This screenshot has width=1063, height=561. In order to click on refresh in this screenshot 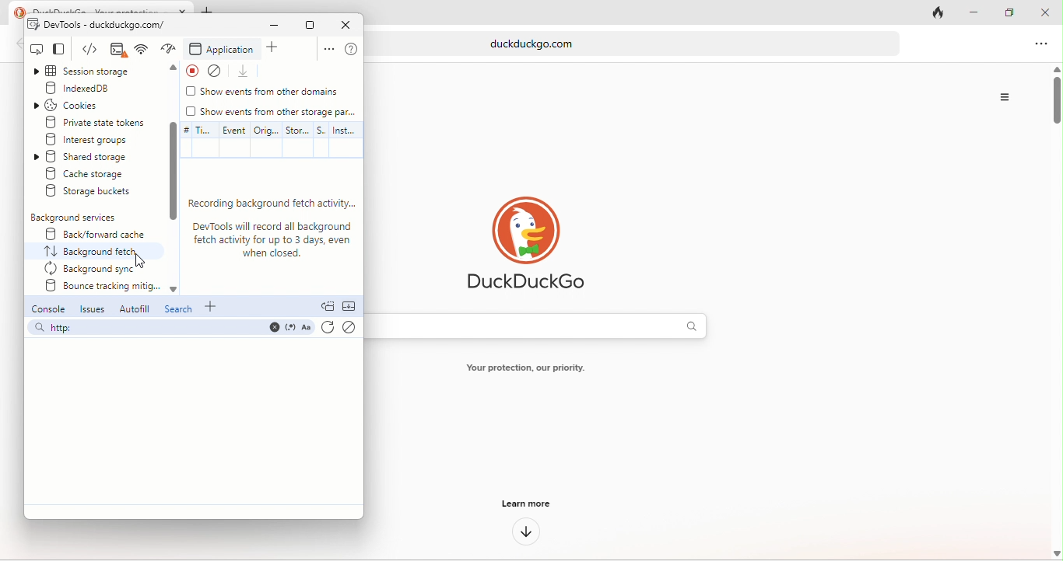, I will do `click(328, 329)`.